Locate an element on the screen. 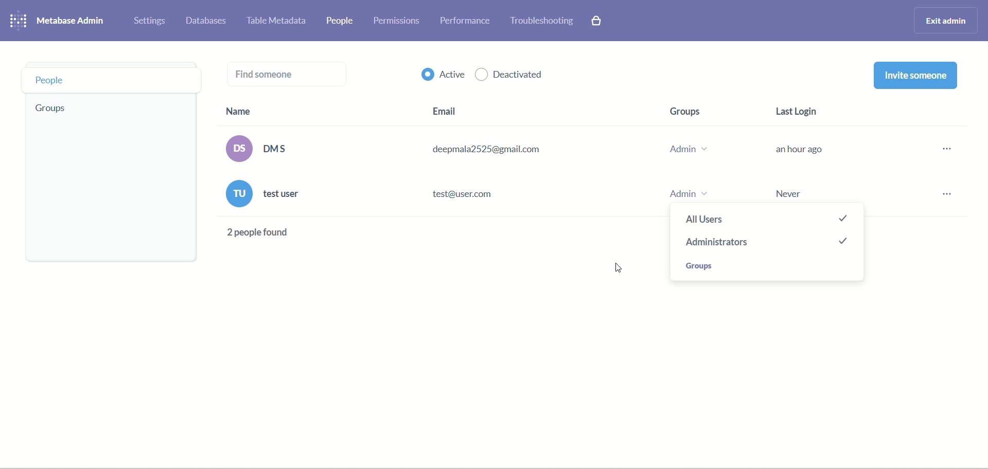 This screenshot has height=469, width=988. groups is located at coordinates (697, 266).